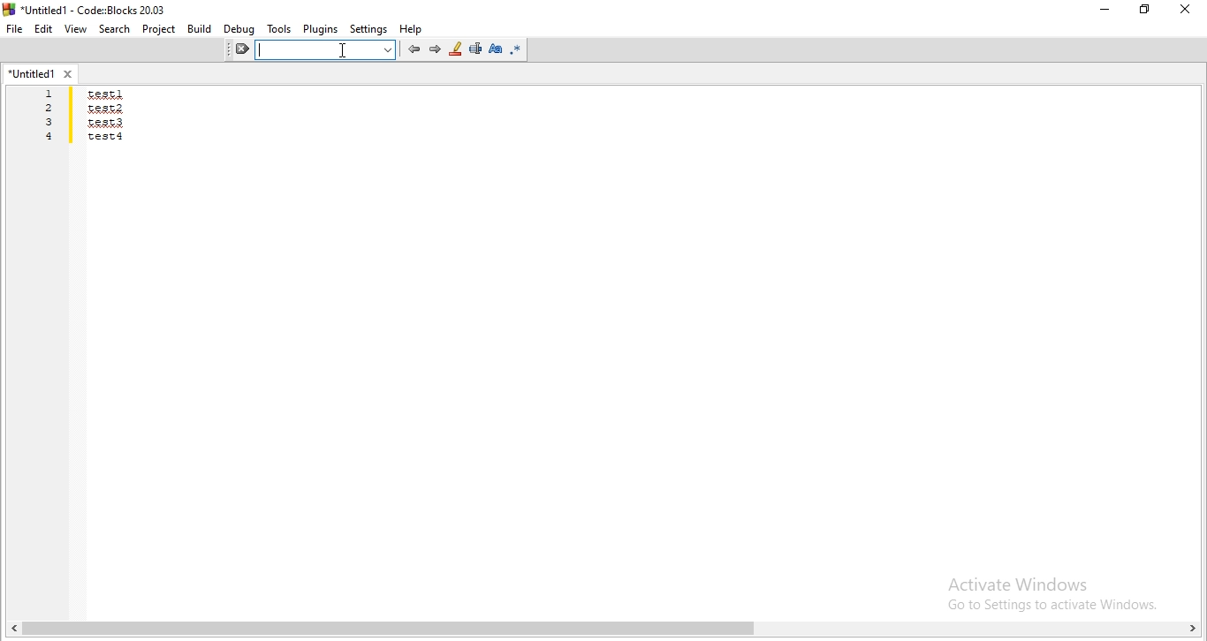 This screenshot has width=1207, height=641. Describe the element at coordinates (94, 11) in the screenshot. I see `*Untitled1 - Code:Blocks 20.03` at that location.